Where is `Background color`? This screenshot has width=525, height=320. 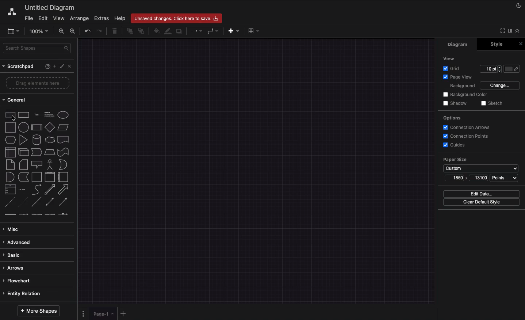 Background color is located at coordinates (466, 95).